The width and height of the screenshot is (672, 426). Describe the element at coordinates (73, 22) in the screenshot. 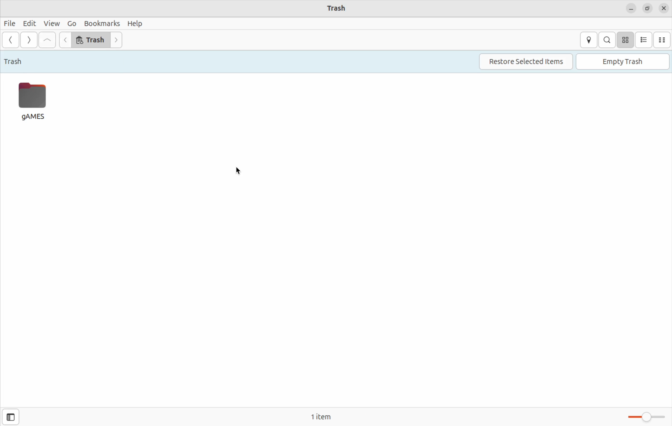

I see `Go ` at that location.